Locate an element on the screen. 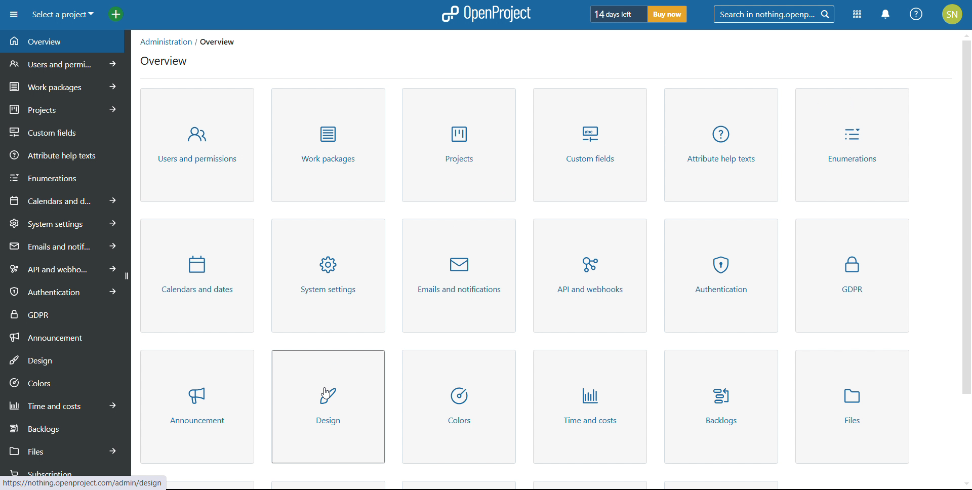 The image size is (972, 490). select a project is located at coordinates (62, 15).